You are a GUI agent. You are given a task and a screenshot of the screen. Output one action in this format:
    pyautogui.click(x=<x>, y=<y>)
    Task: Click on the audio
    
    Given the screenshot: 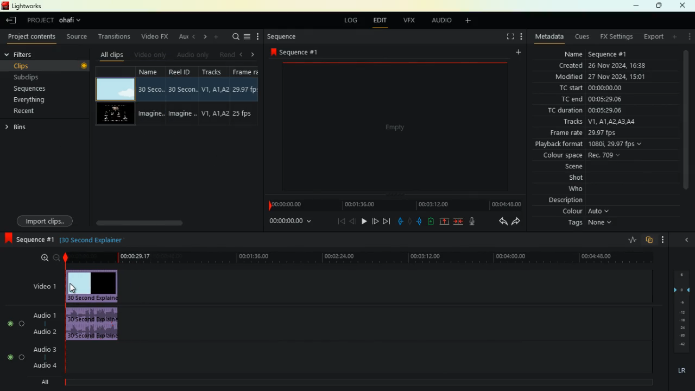 What is the action you would take?
    pyautogui.click(x=439, y=20)
    